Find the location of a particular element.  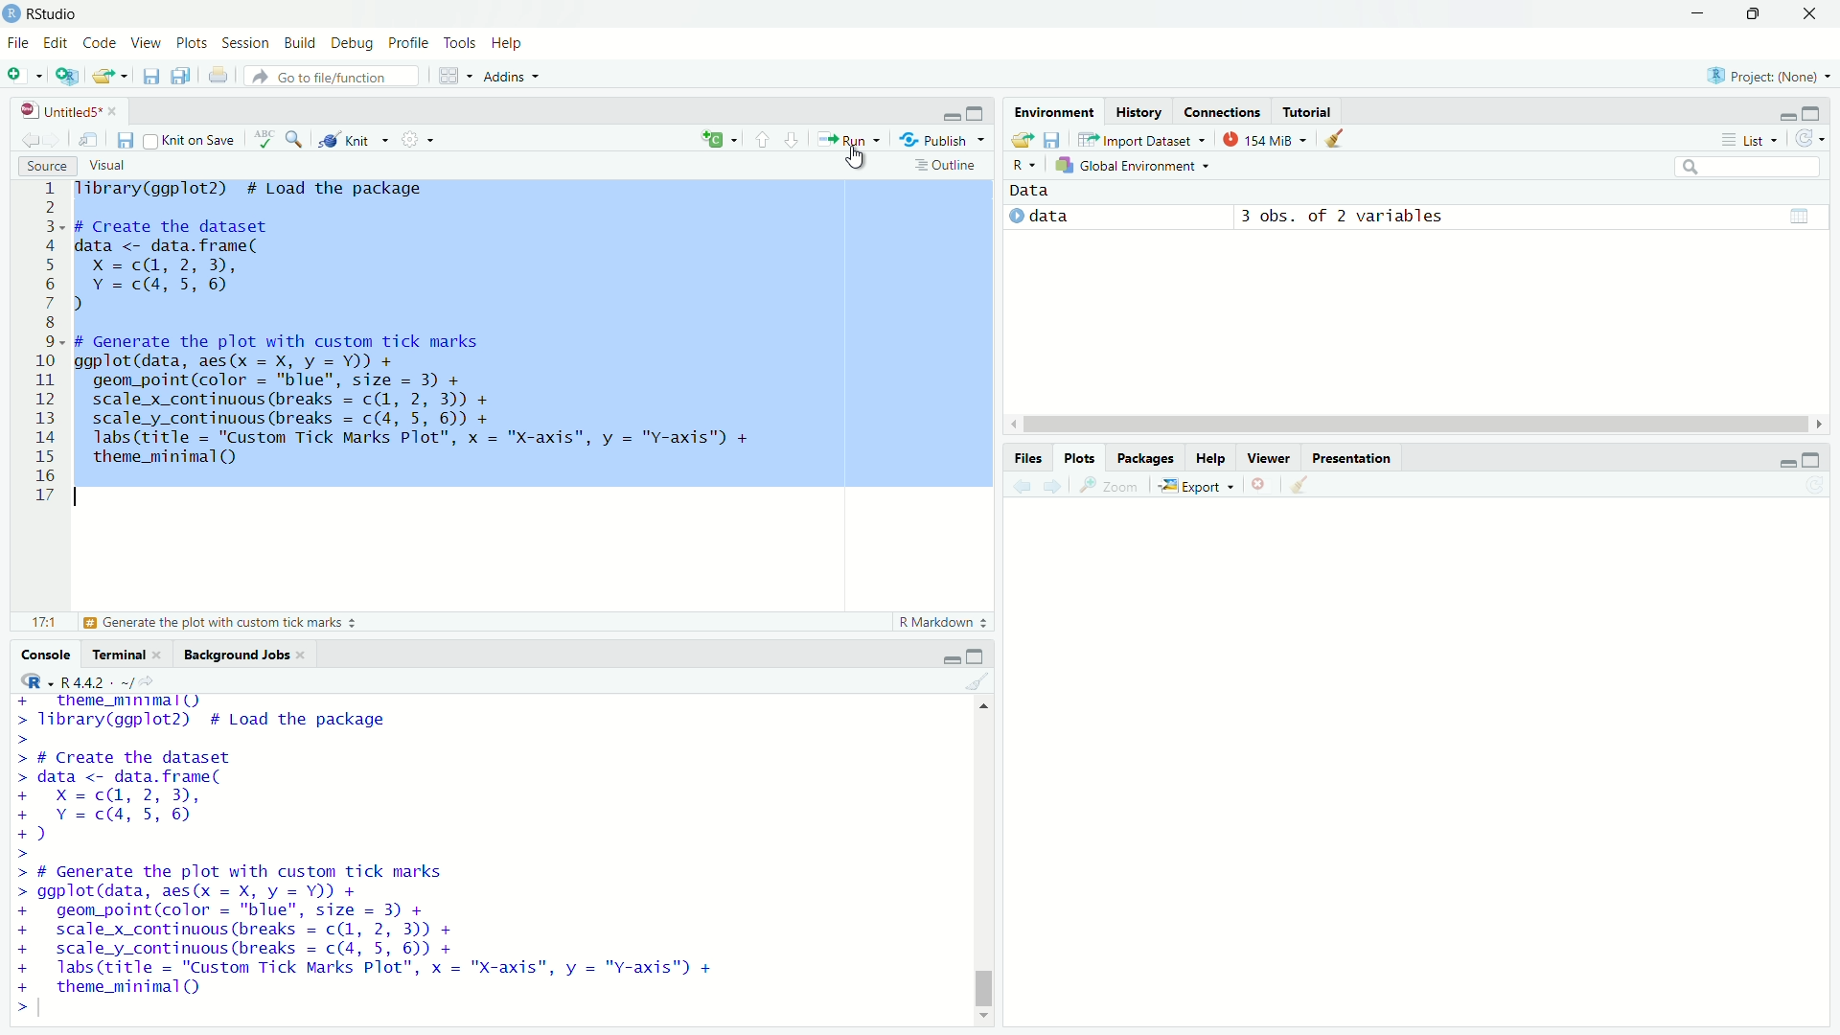

clear console is located at coordinates (977, 681).